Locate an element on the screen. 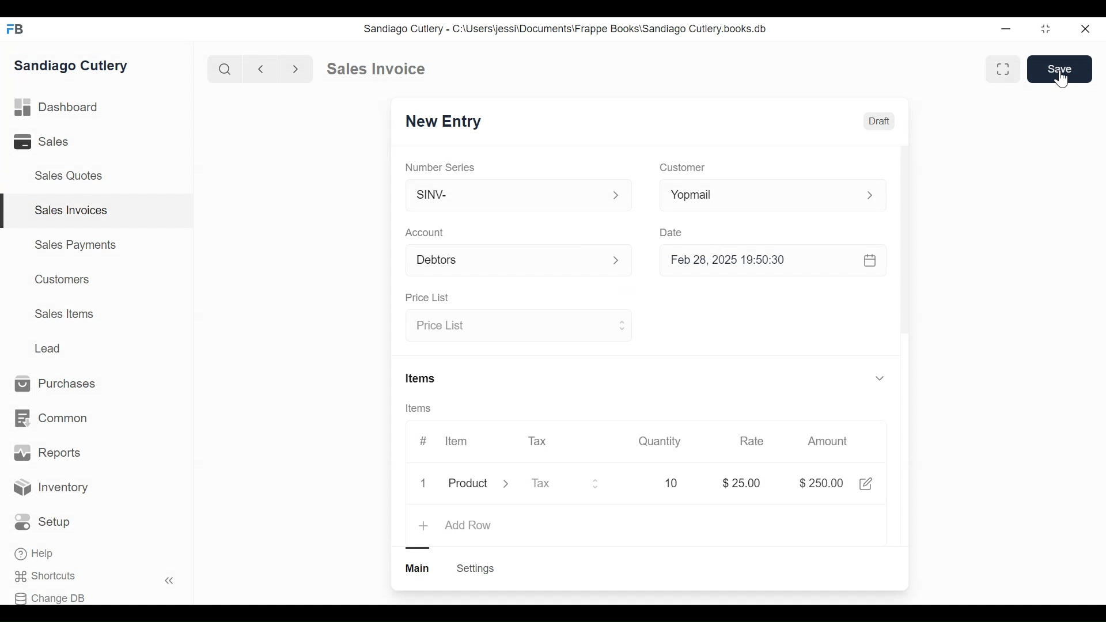 This screenshot has height=622, width=1106. Help is located at coordinates (35, 553).